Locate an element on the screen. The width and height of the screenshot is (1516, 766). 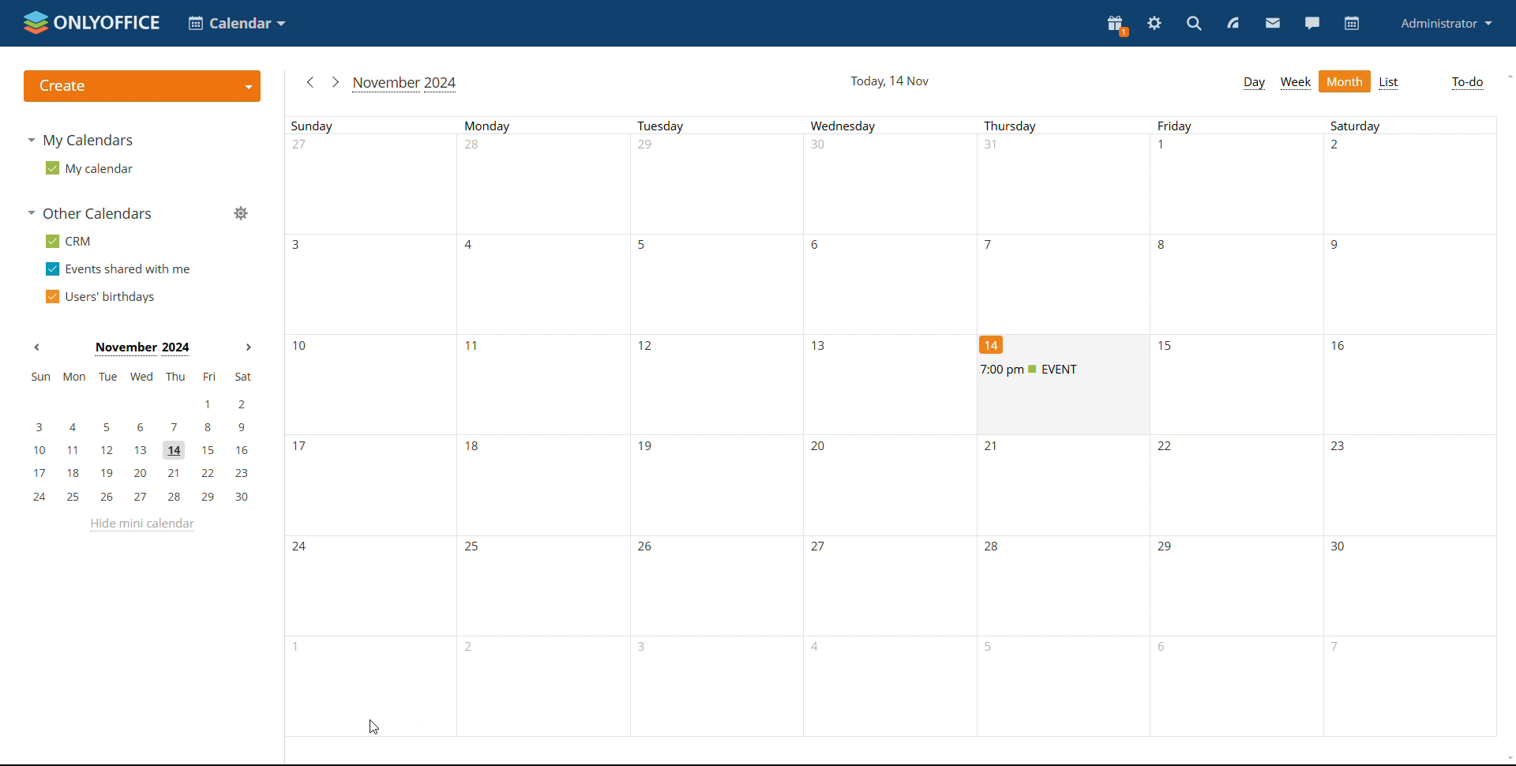
users' birthdays is located at coordinates (98, 297).